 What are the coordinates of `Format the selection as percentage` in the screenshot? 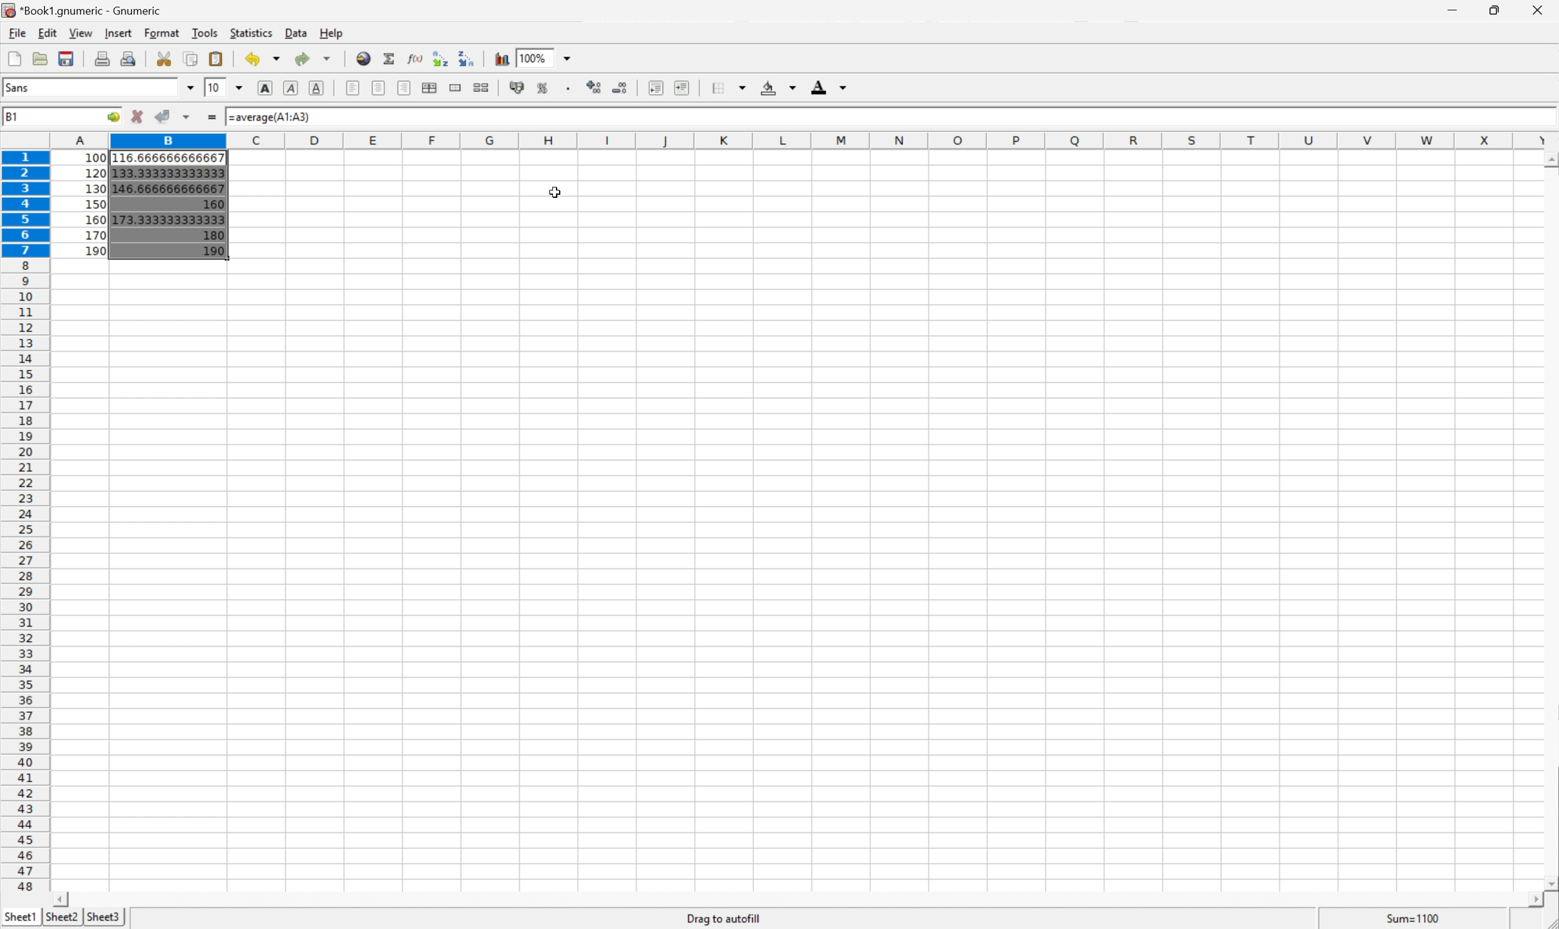 It's located at (545, 88).